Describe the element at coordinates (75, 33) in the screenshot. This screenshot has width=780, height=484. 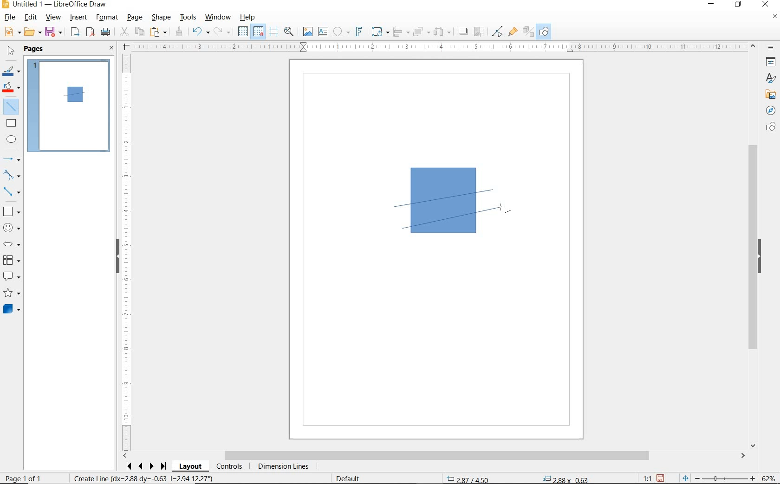
I see `EXPORT` at that location.